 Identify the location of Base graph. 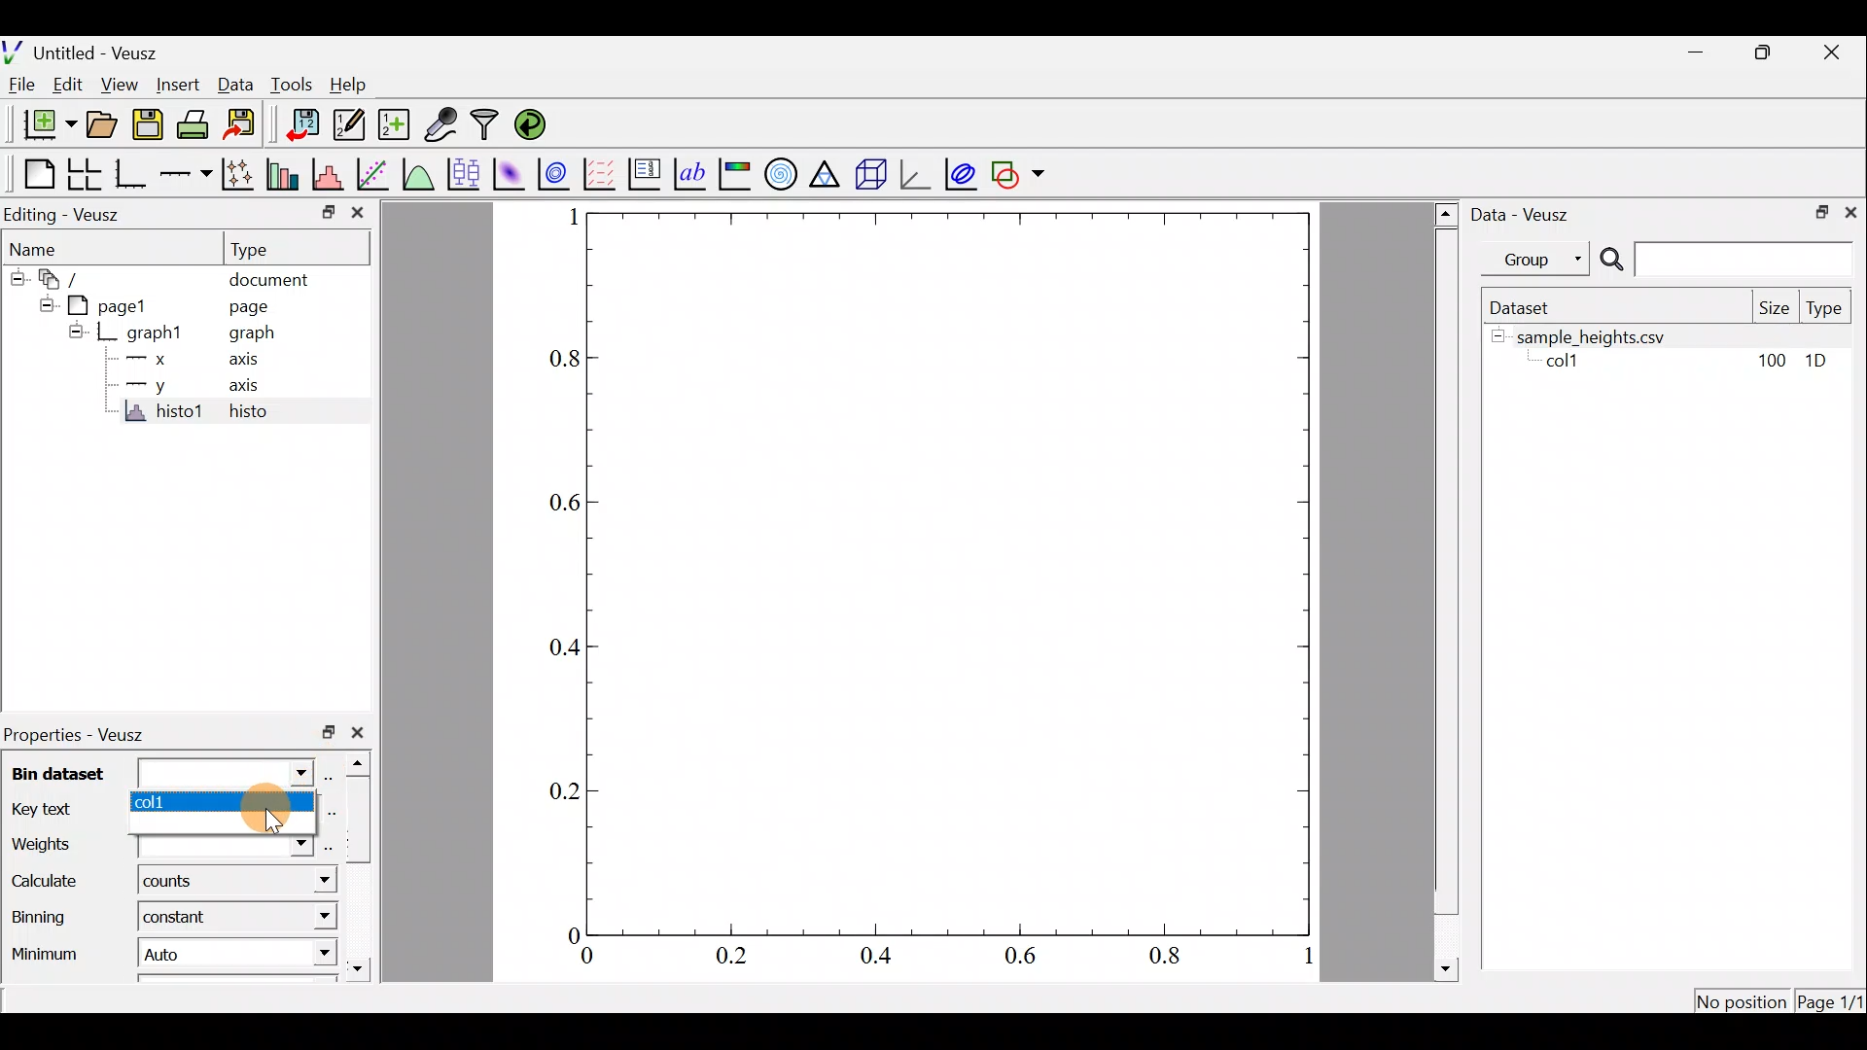
(129, 174).